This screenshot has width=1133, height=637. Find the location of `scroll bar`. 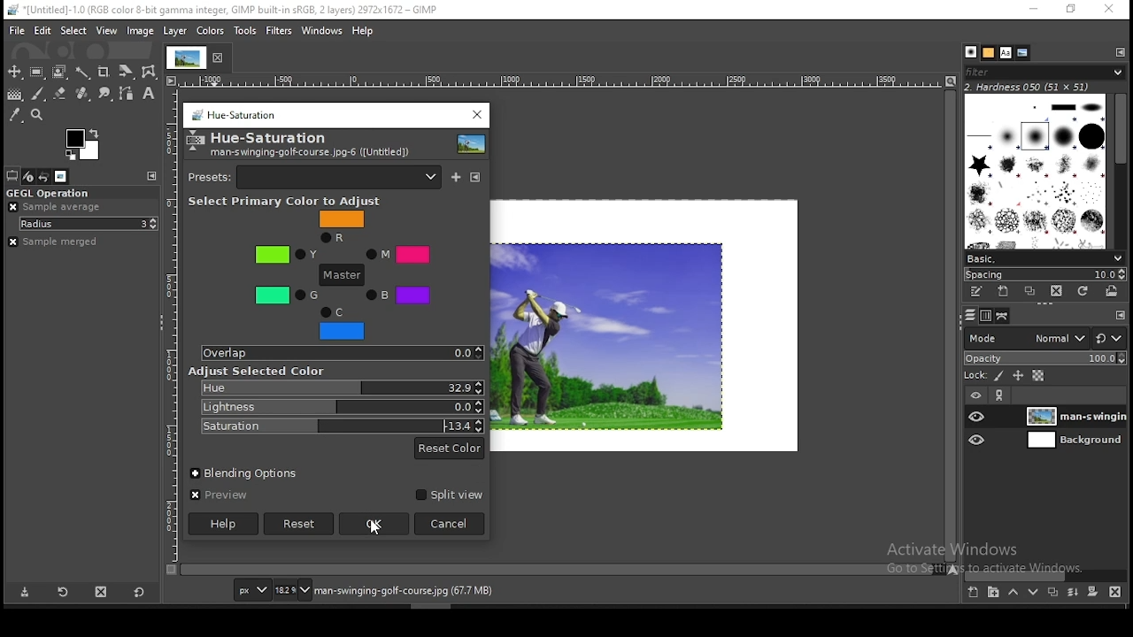

scroll bar is located at coordinates (562, 570).